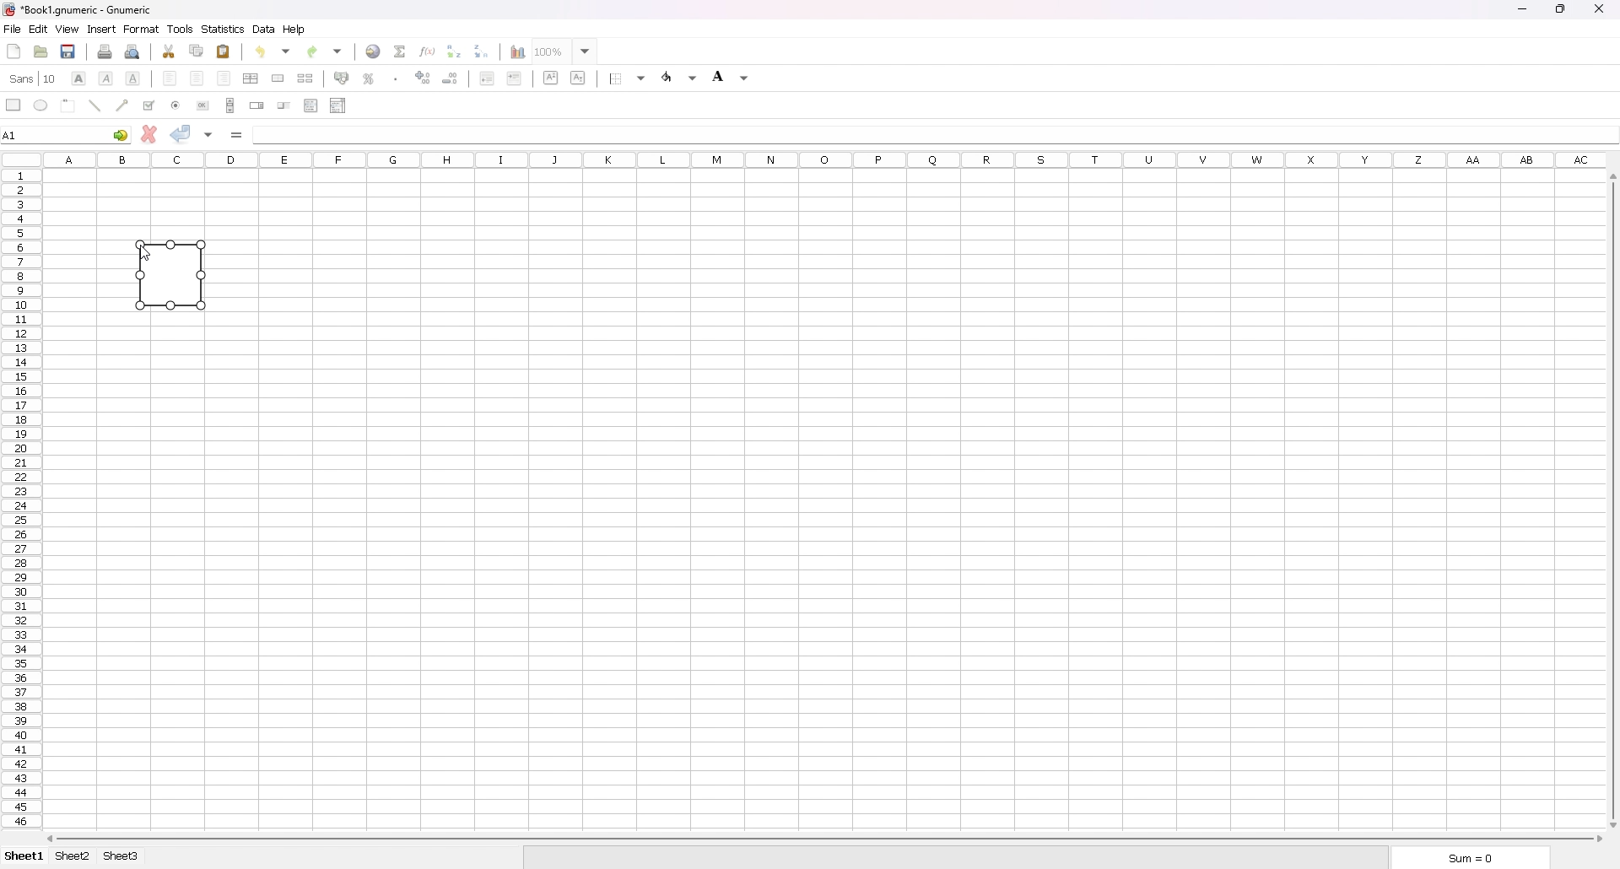  Describe the element at coordinates (401, 51) in the screenshot. I see `summation` at that location.